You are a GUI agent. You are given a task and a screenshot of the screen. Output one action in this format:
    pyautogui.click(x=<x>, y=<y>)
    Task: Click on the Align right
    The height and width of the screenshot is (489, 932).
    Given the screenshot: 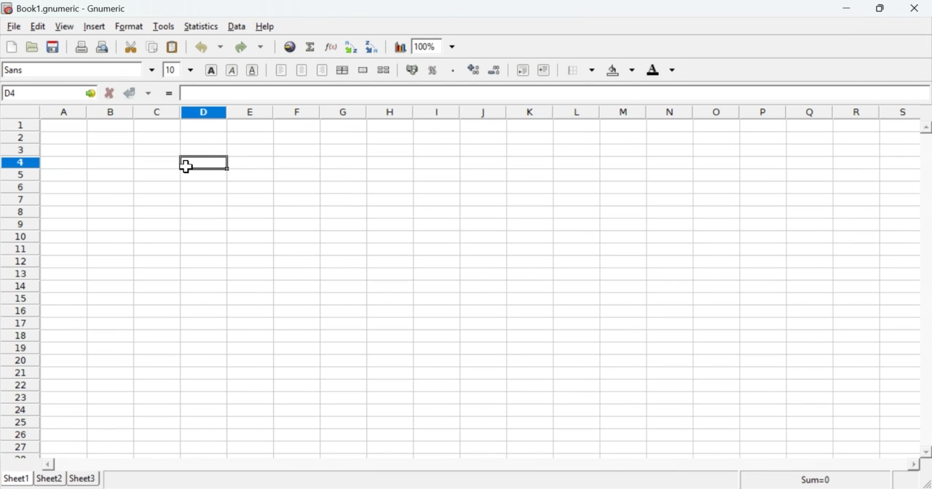 What is the action you would take?
    pyautogui.click(x=303, y=71)
    